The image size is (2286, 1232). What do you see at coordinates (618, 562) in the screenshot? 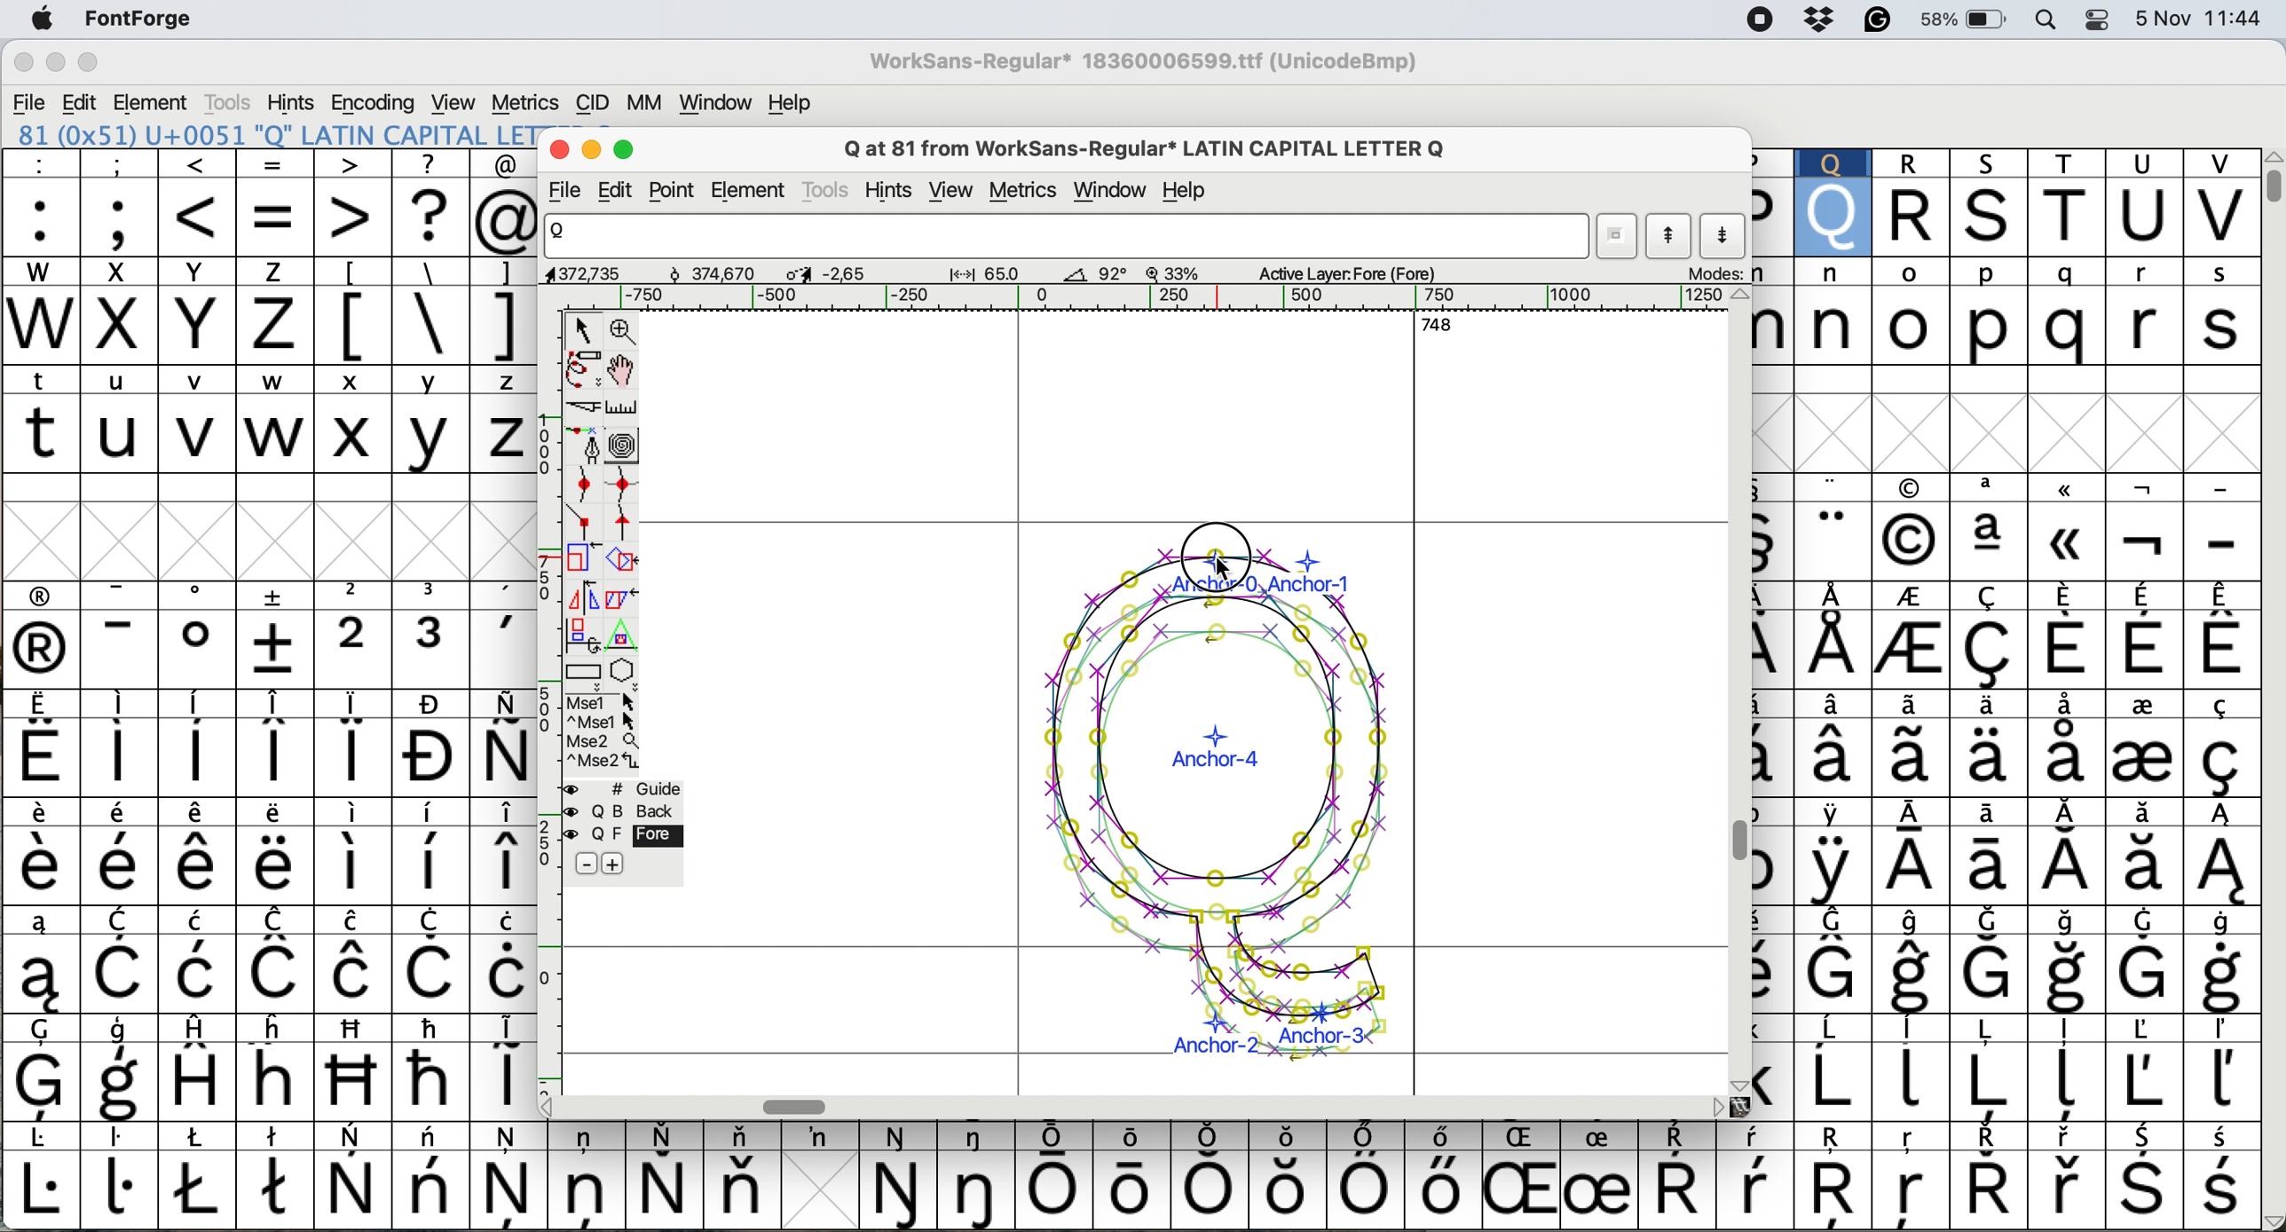
I see `rotate the selection` at bounding box center [618, 562].